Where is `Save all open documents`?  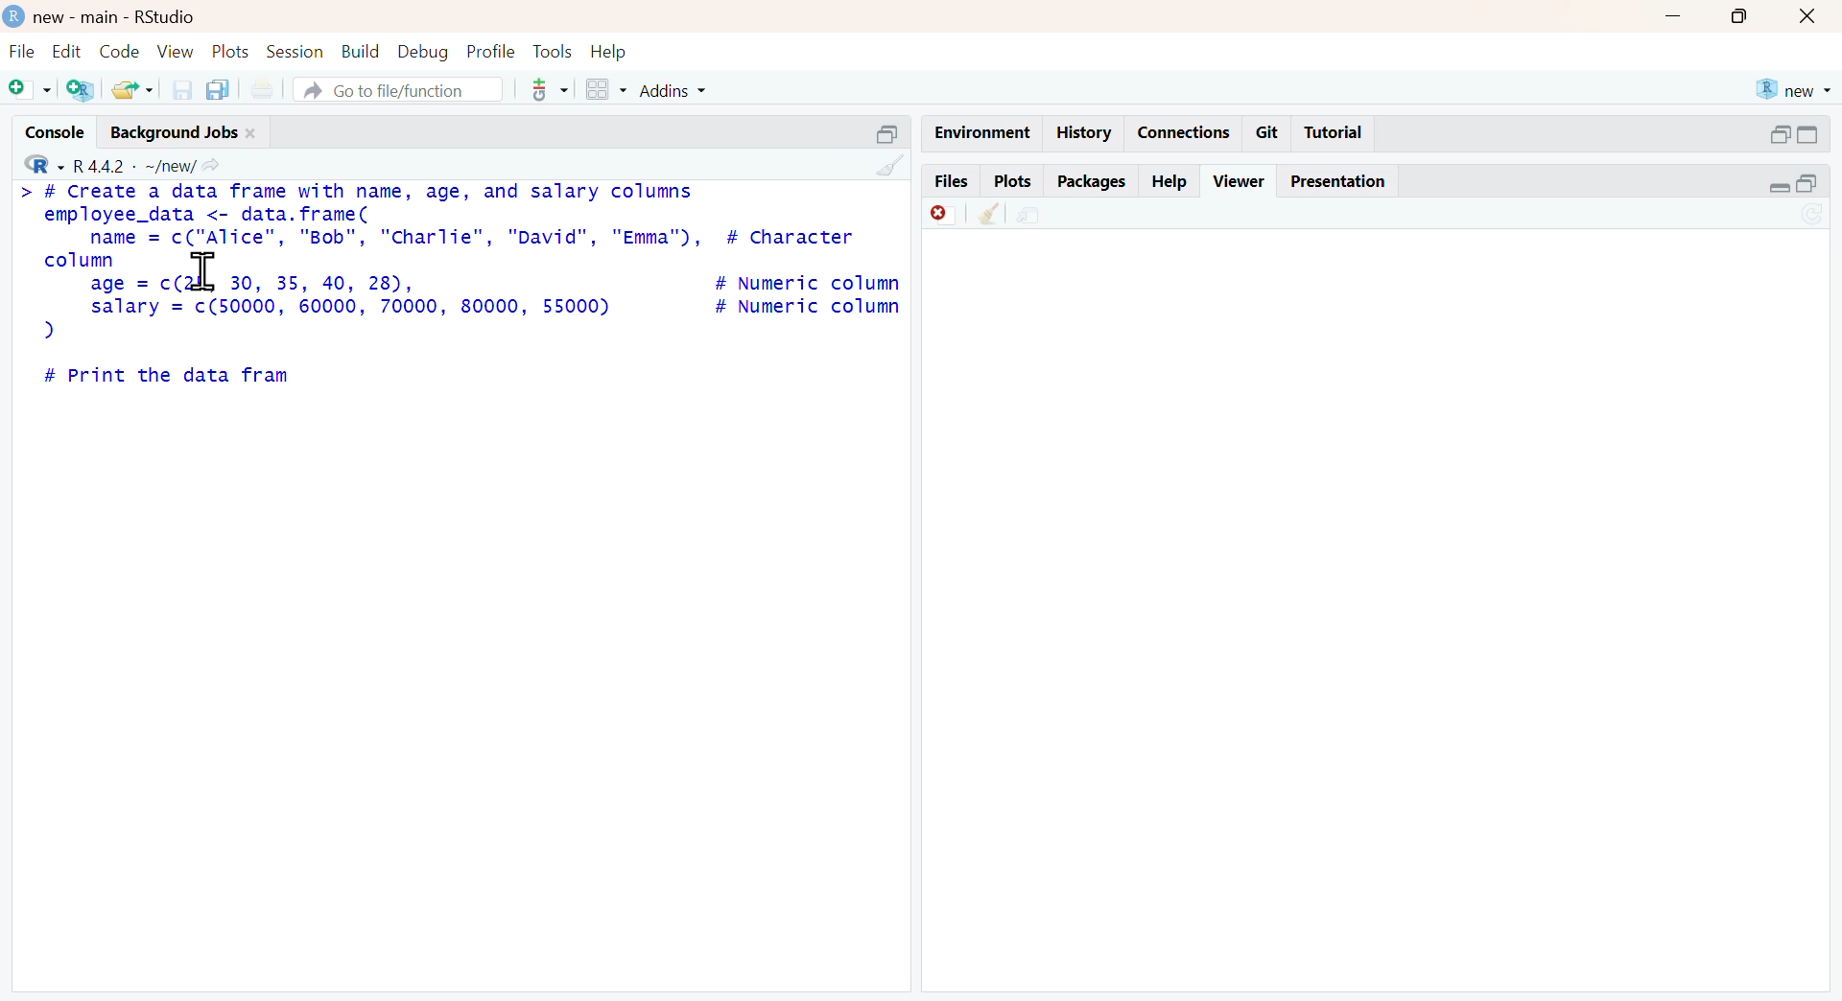 Save all open documents is located at coordinates (224, 87).